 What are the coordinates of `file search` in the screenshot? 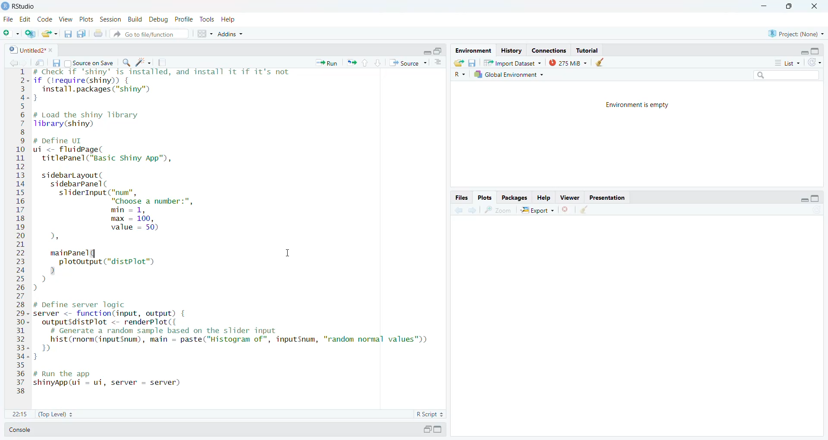 It's located at (150, 34).